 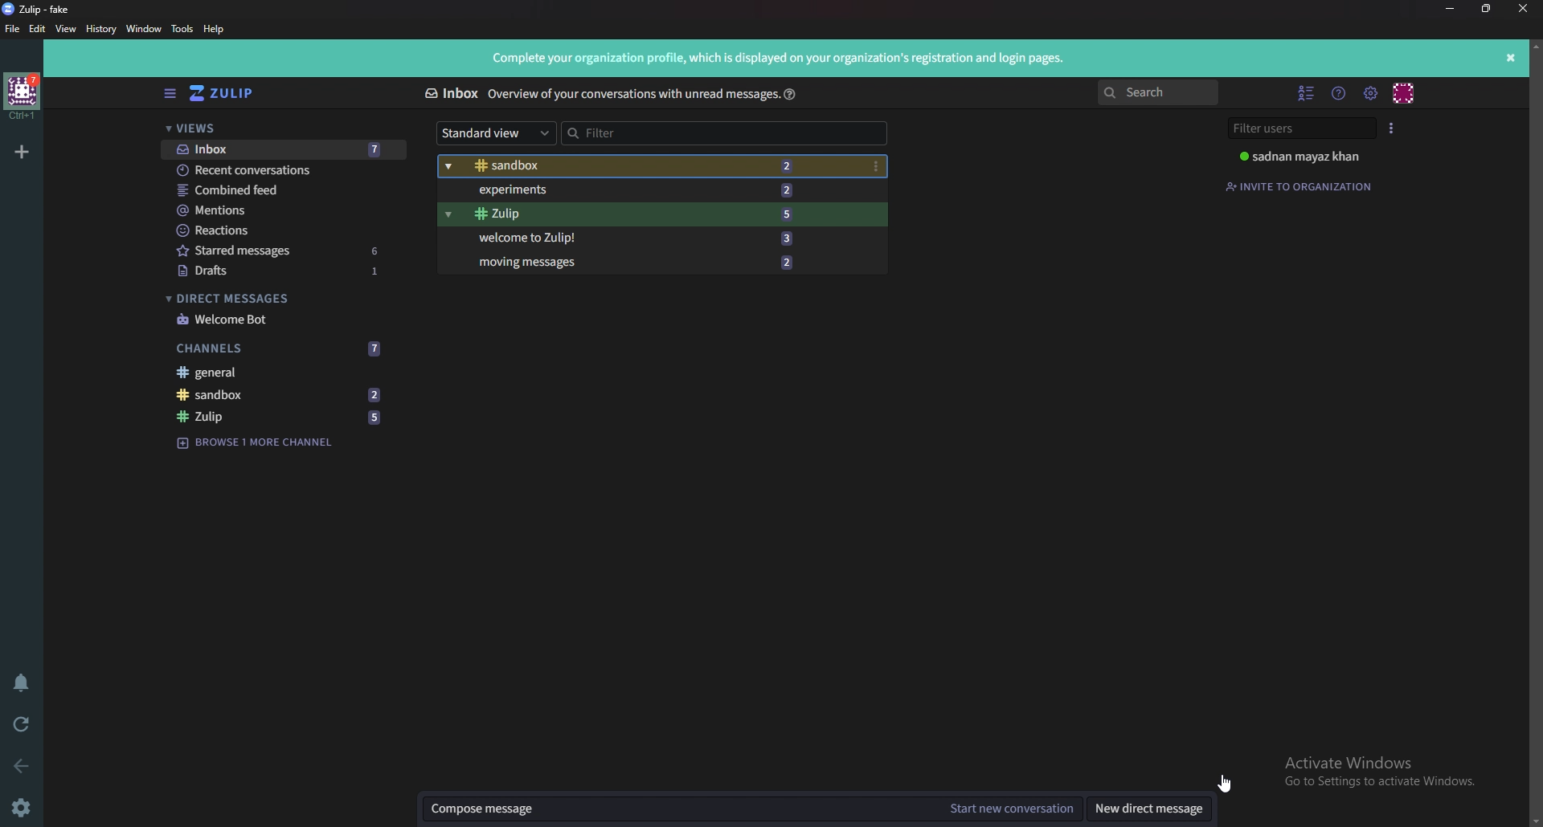 I want to click on Reactions, so click(x=285, y=230).